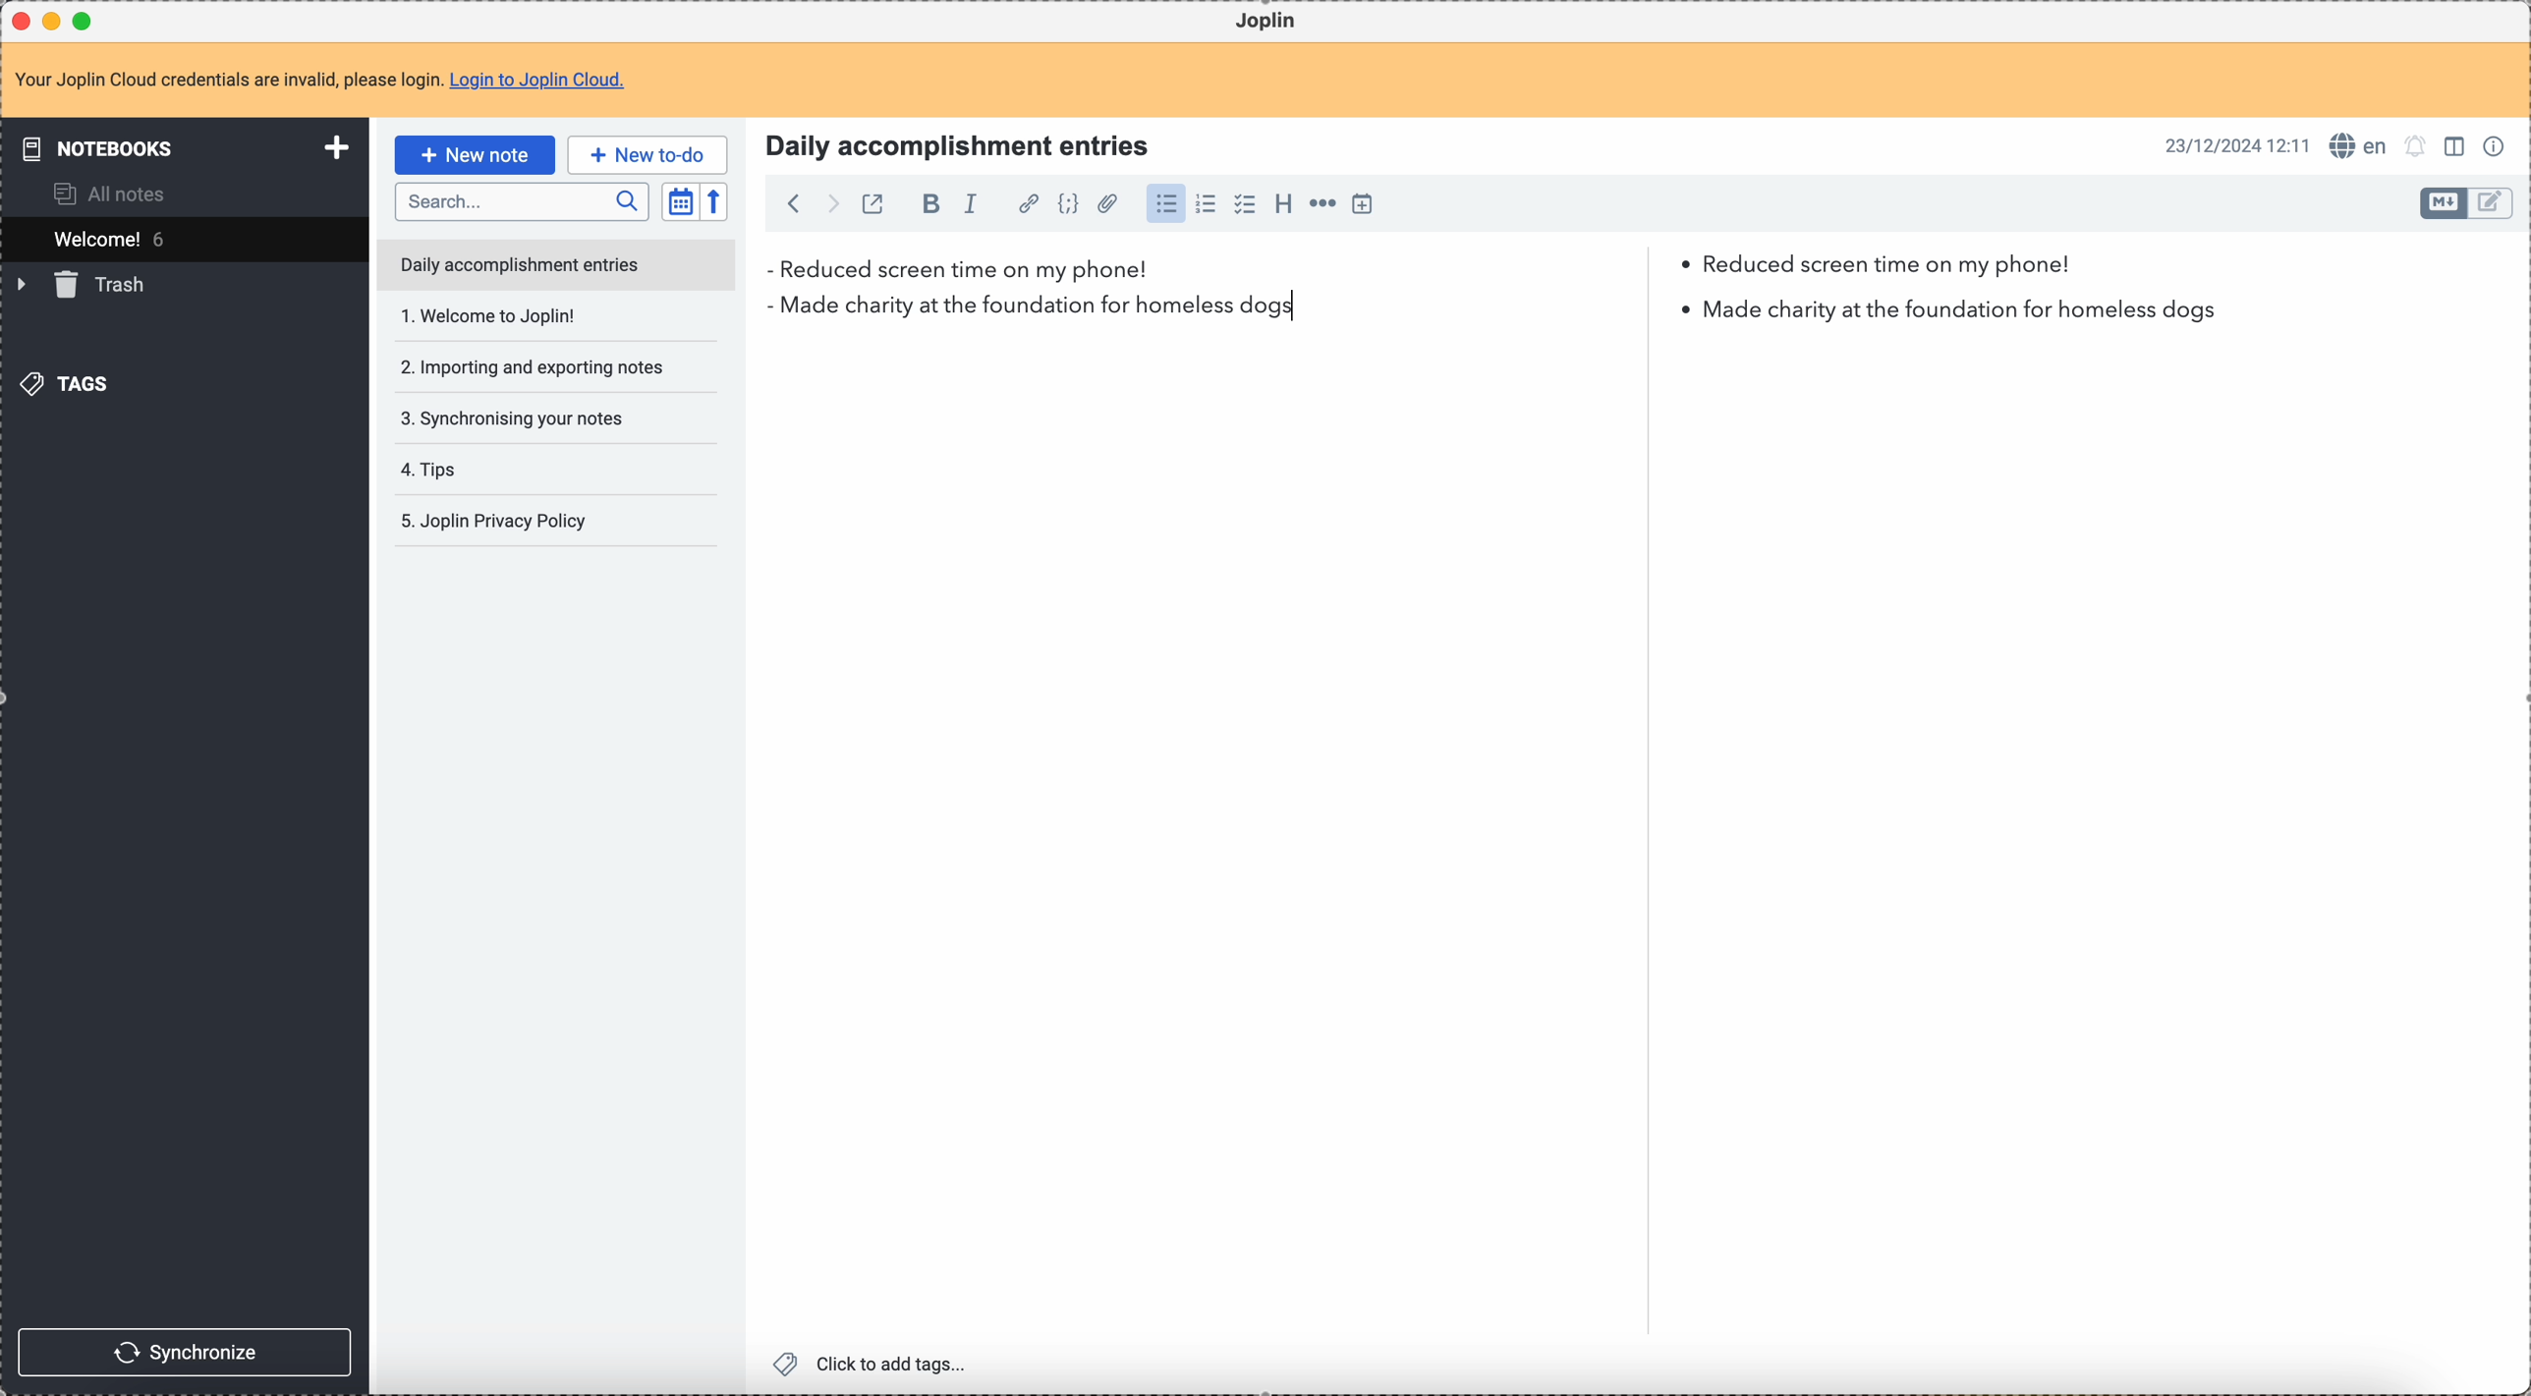 Image resolution: width=2531 pixels, height=1396 pixels. I want to click on all notes, so click(101, 194).